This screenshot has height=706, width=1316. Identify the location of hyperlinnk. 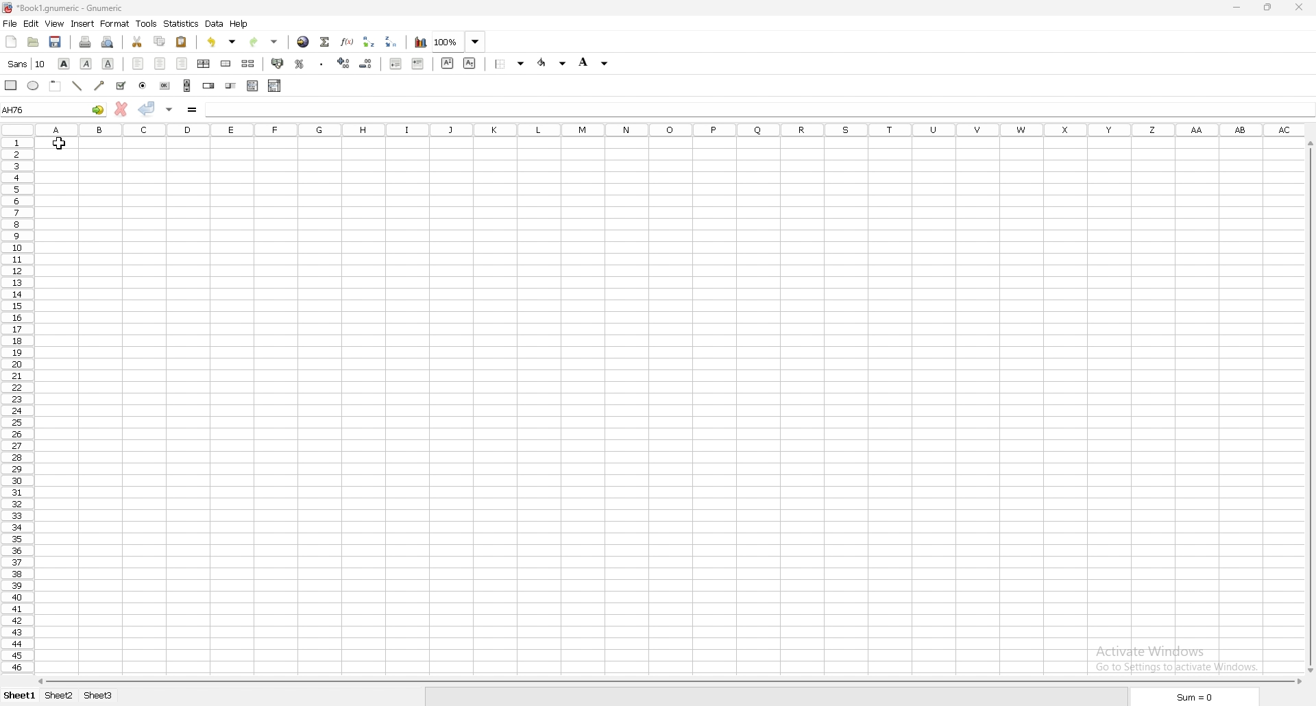
(304, 41).